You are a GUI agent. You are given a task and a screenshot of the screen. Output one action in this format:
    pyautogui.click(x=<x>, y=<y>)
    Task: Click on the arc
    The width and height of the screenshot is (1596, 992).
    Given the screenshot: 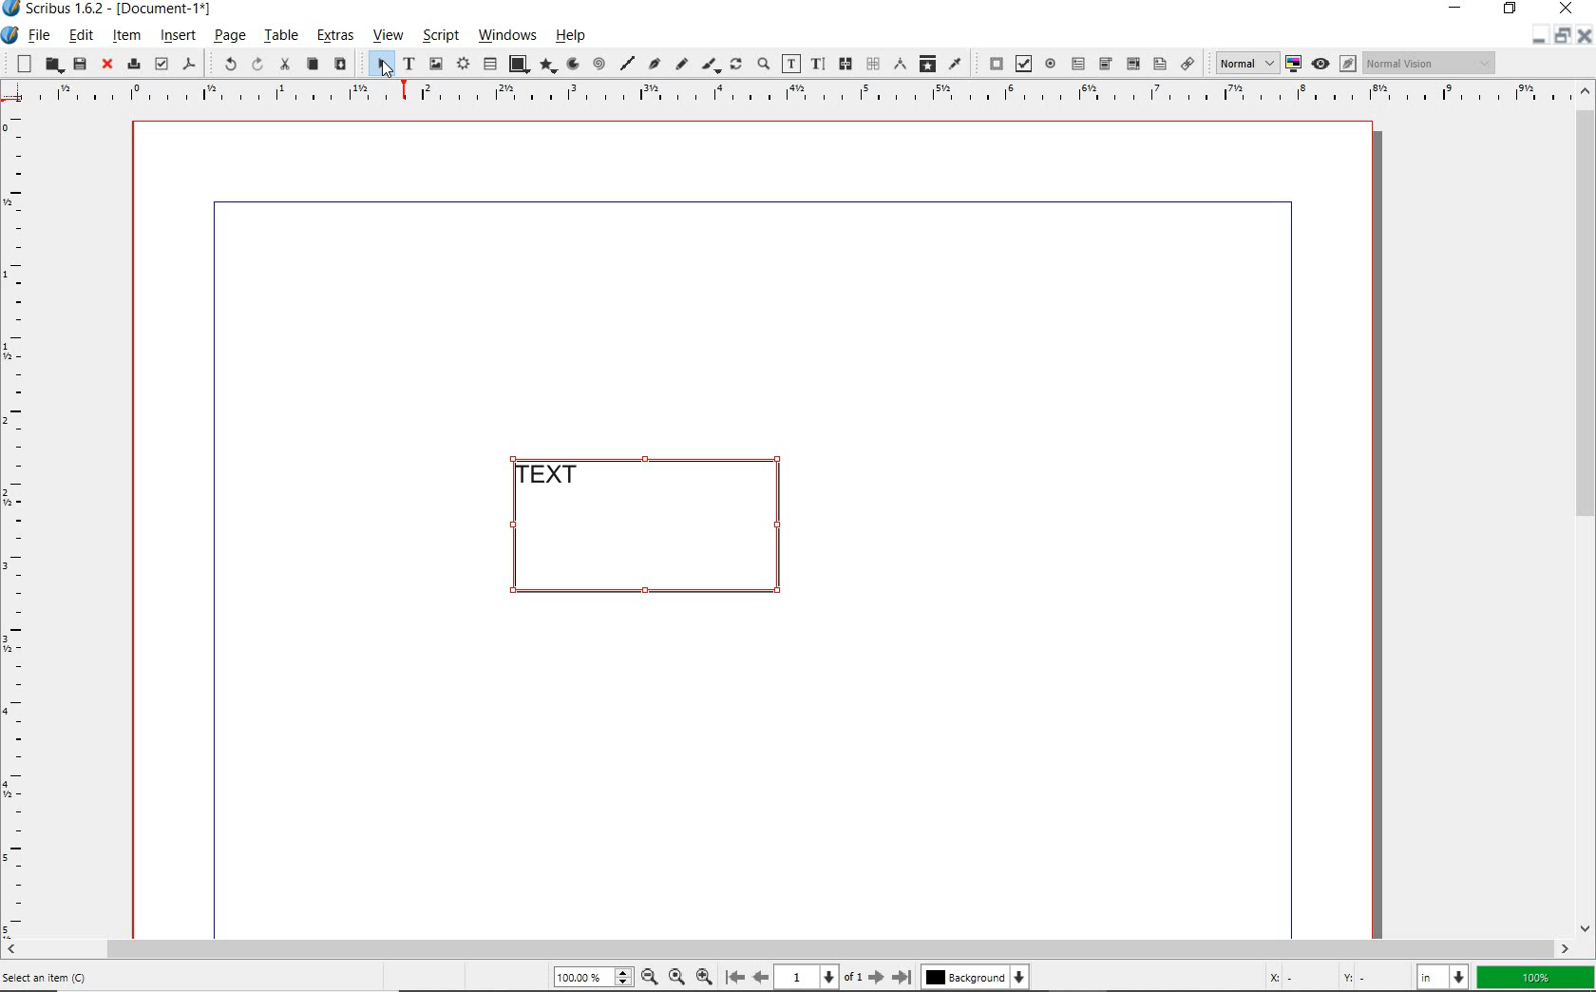 What is the action you would take?
    pyautogui.click(x=574, y=64)
    